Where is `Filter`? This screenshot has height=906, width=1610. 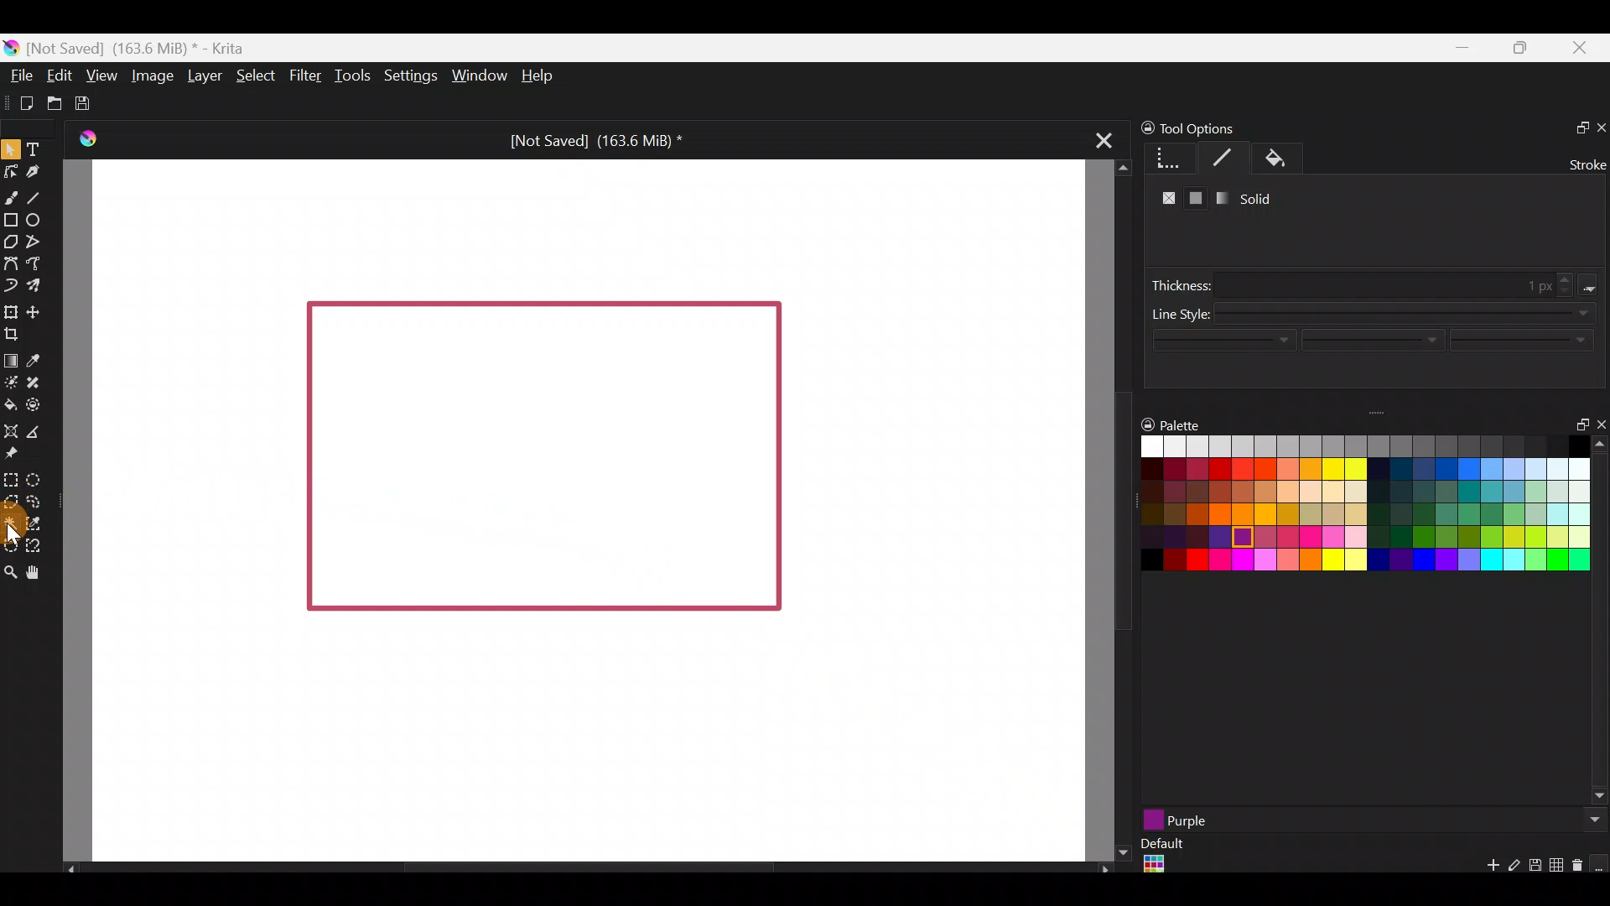
Filter is located at coordinates (303, 75).